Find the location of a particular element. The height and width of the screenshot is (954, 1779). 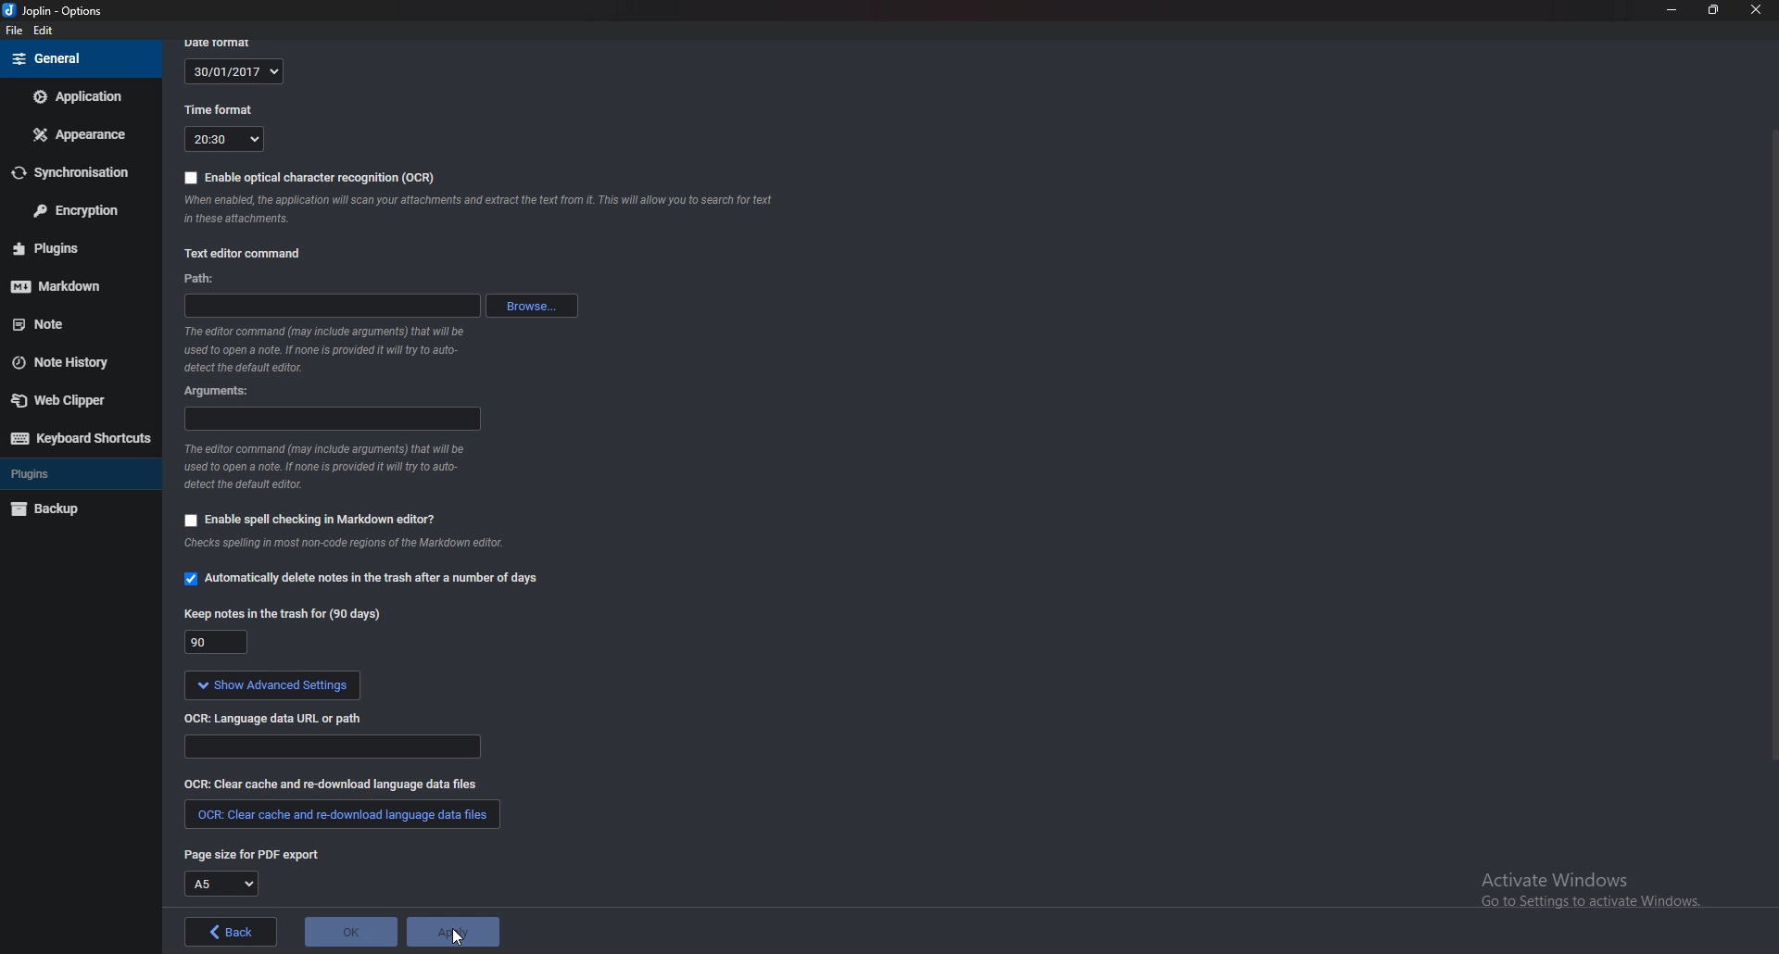

20:30 is located at coordinates (224, 140).